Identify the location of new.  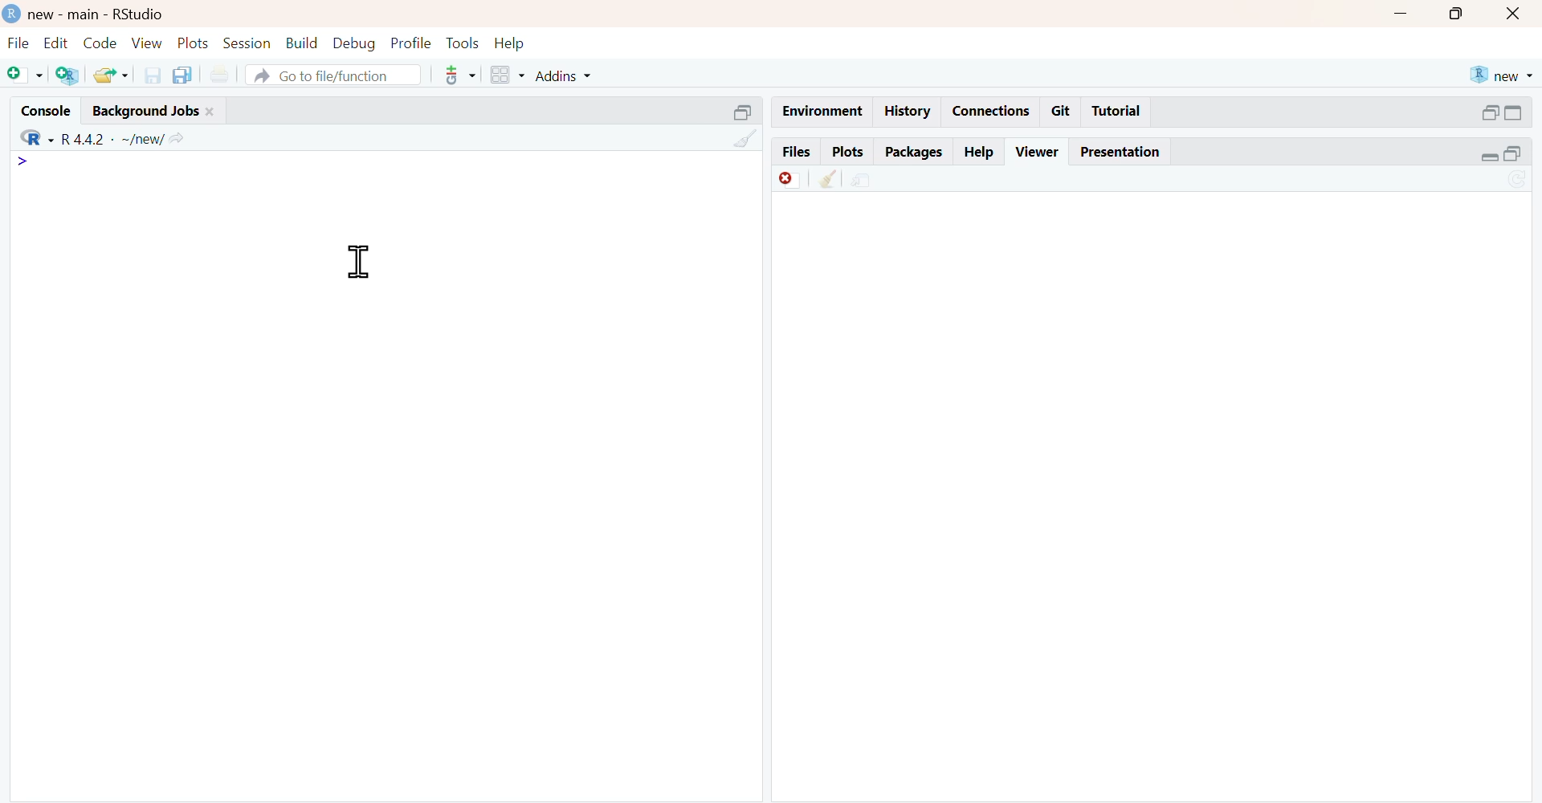
(1503, 75).